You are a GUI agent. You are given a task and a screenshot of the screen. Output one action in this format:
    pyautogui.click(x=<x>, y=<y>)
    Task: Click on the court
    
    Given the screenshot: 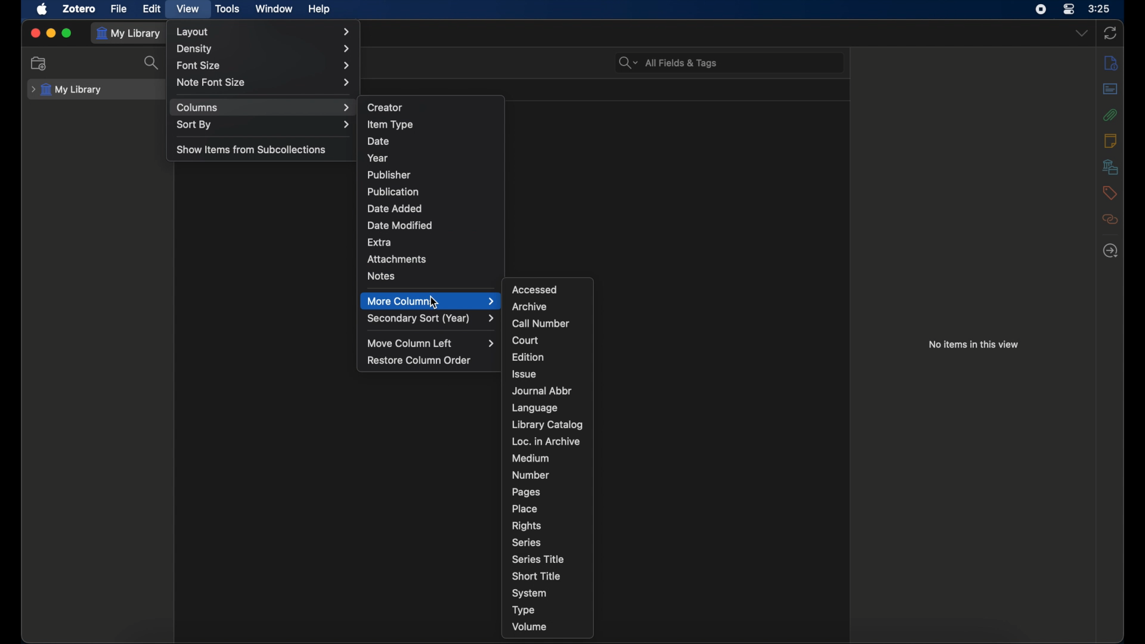 What is the action you would take?
    pyautogui.click(x=525, y=340)
    